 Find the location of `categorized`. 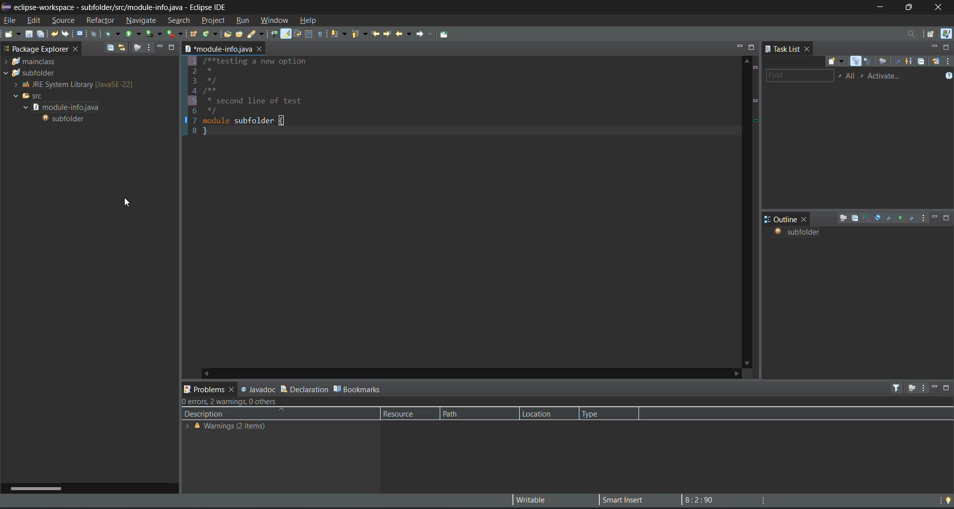

categorized is located at coordinates (858, 62).